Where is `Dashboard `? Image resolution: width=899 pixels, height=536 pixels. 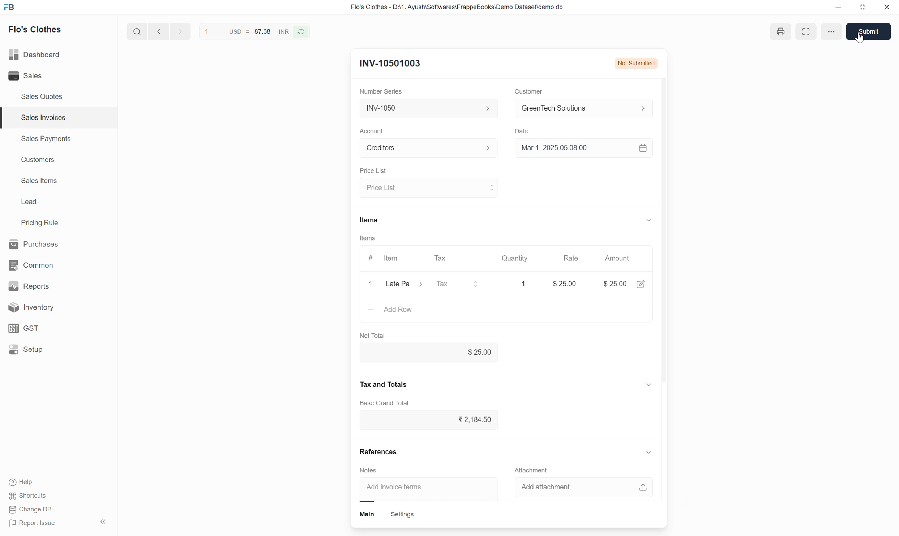
Dashboard  is located at coordinates (47, 55).